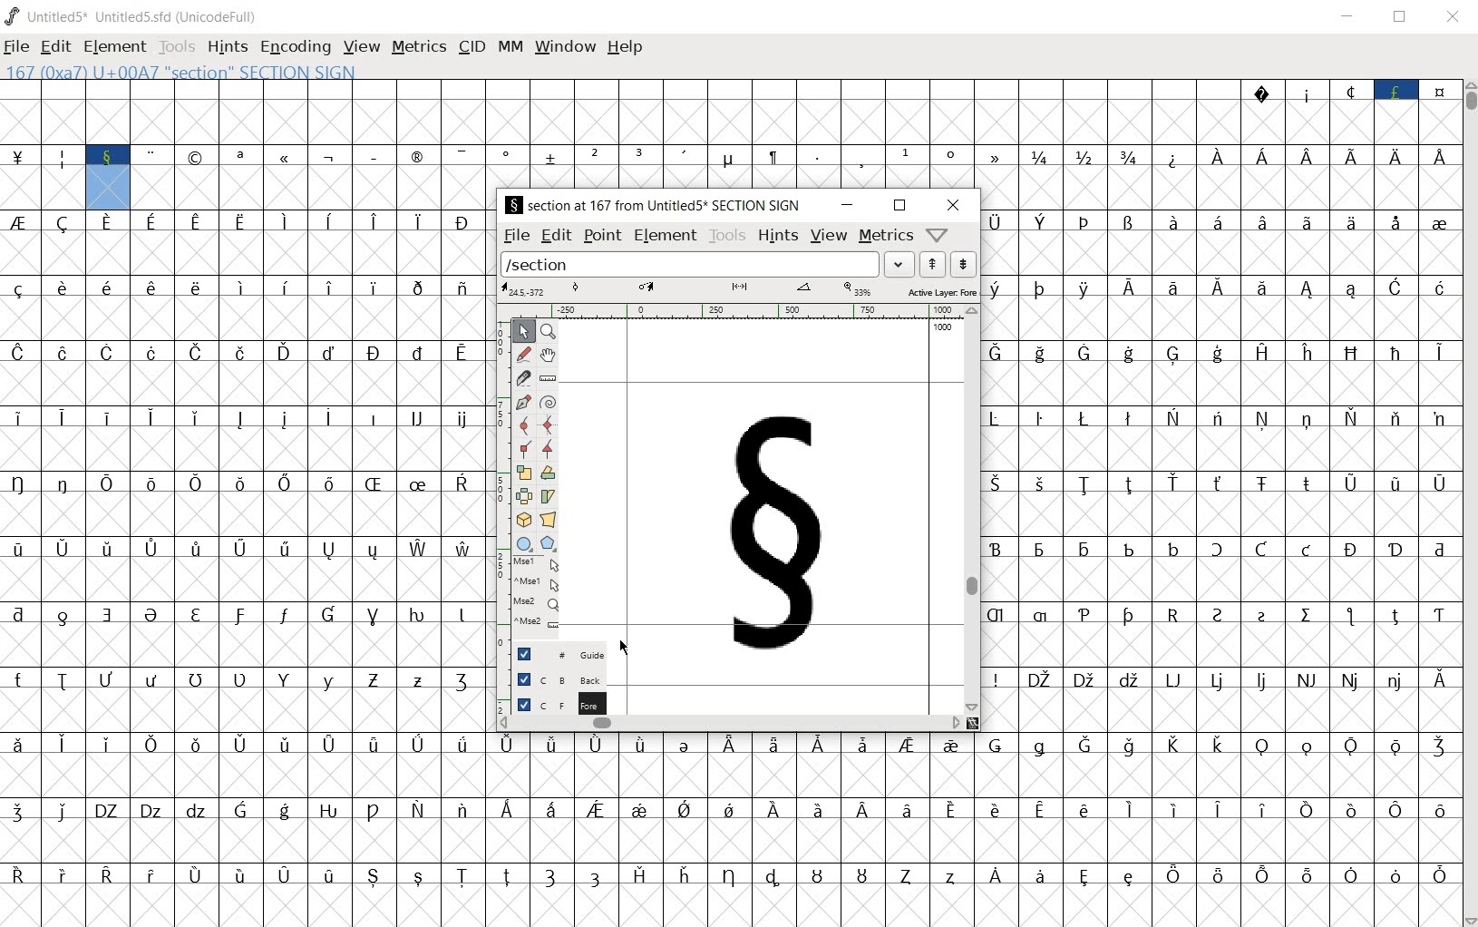  I want to click on view, so click(831, 237).